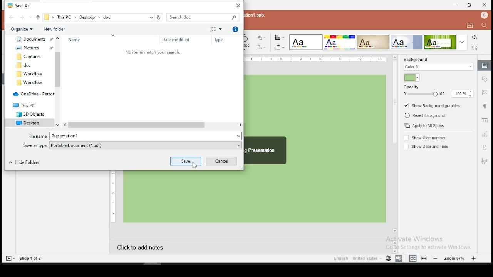 The height and width of the screenshot is (277, 493). Describe the element at coordinates (195, 166) in the screenshot. I see `cursor` at that location.